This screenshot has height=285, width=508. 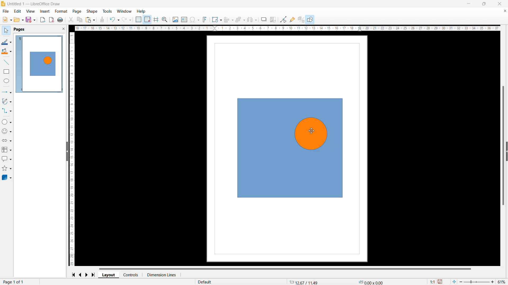 I want to click on toggle point edit mode, so click(x=283, y=19).